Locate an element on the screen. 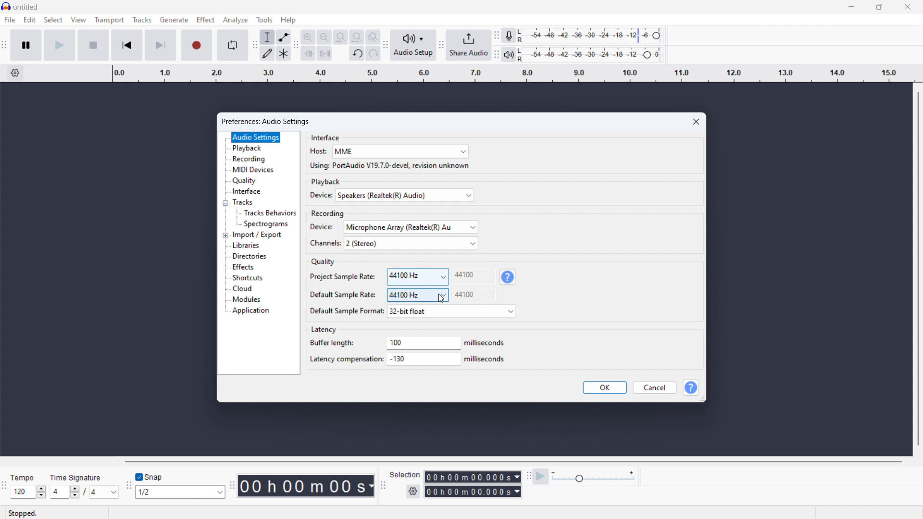 This screenshot has height=519, width=923. tools toolbar is located at coordinates (254, 46).